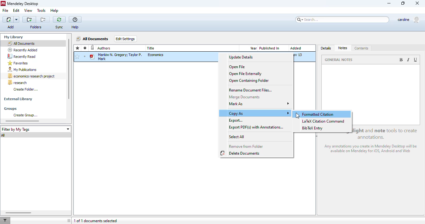  Describe the element at coordinates (416, 60) in the screenshot. I see `underlined` at that location.